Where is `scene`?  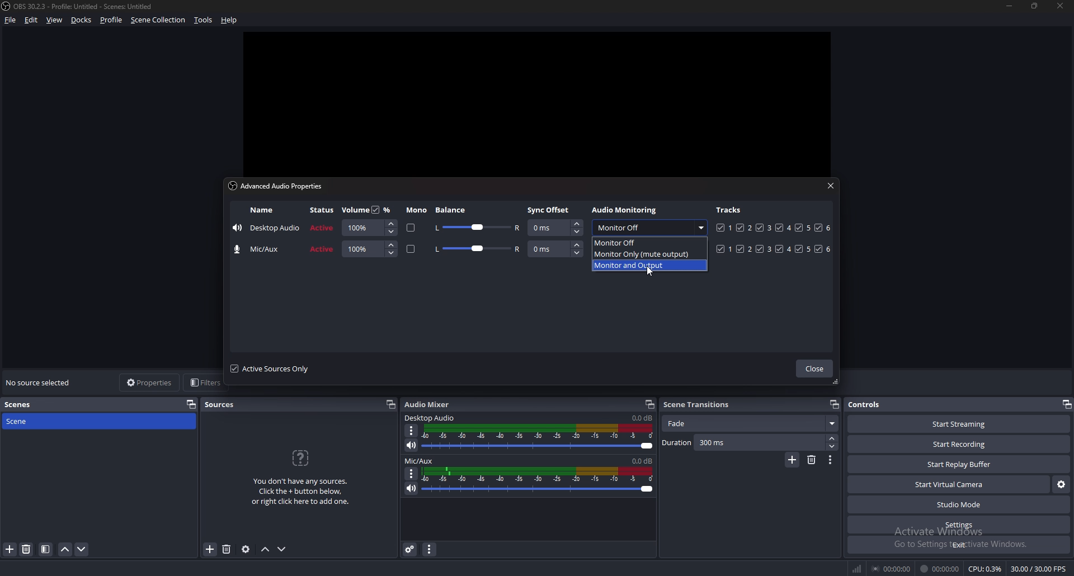 scene is located at coordinates (29, 421).